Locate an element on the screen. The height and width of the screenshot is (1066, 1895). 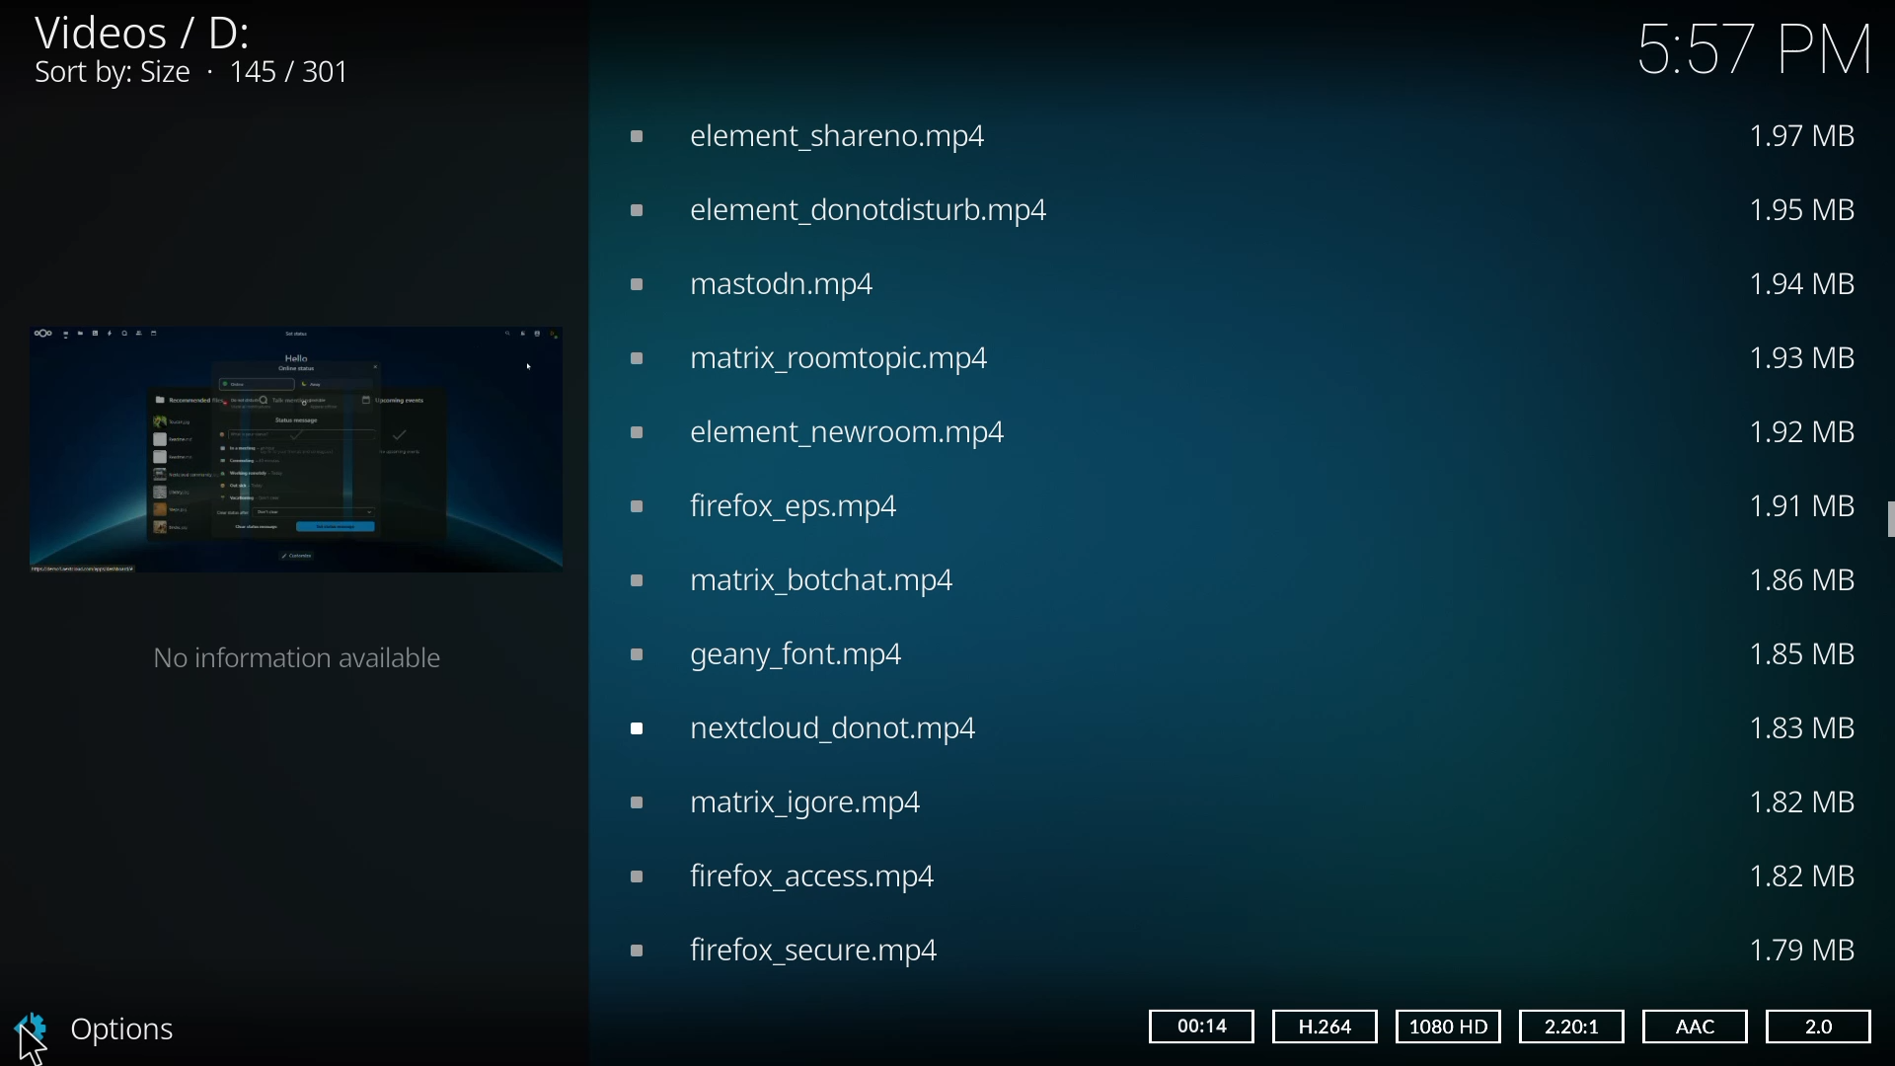
size is located at coordinates (1808, 136).